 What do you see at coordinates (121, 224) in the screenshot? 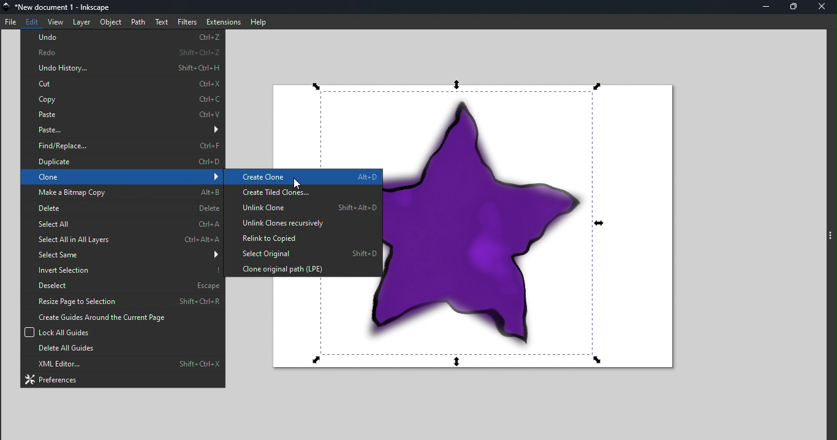
I see `select all` at bounding box center [121, 224].